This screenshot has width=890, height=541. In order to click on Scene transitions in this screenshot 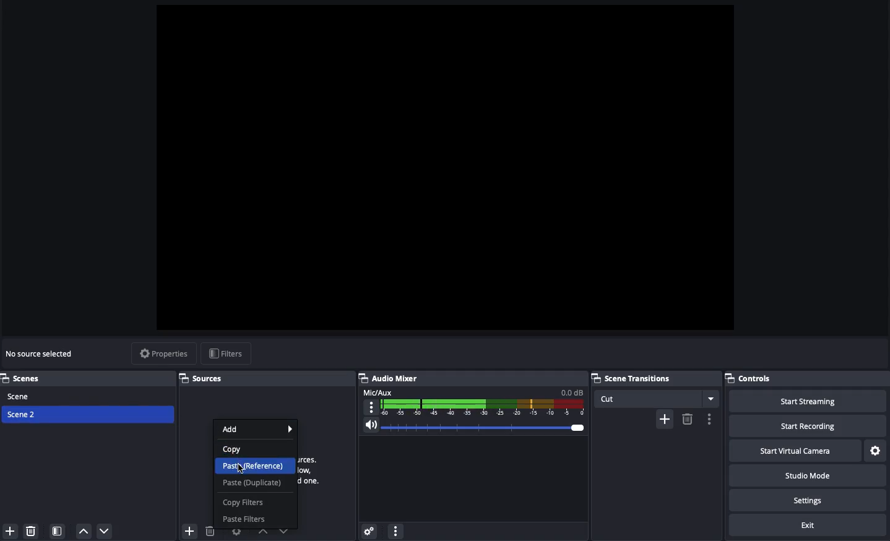, I will do `click(652, 379)`.